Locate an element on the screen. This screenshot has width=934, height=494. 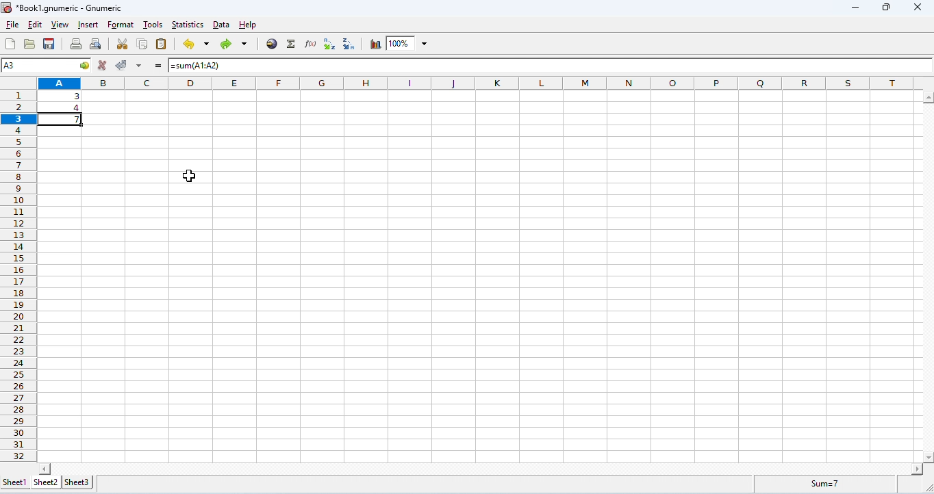
insert hyperlink is located at coordinates (271, 44).